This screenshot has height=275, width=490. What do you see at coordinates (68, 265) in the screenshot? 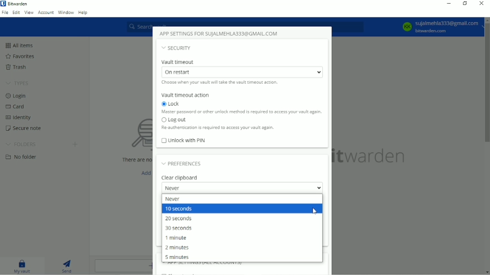
I see `Send` at bounding box center [68, 265].